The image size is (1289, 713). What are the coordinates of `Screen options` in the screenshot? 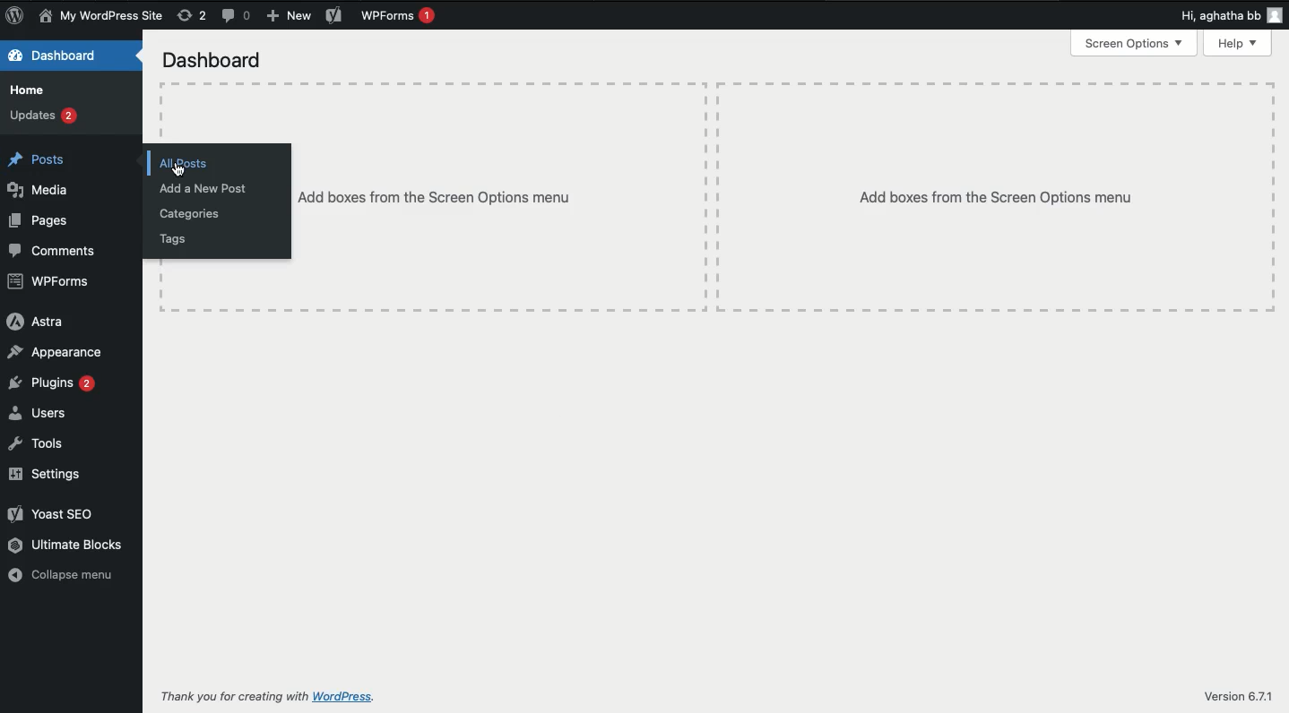 It's located at (1137, 42).